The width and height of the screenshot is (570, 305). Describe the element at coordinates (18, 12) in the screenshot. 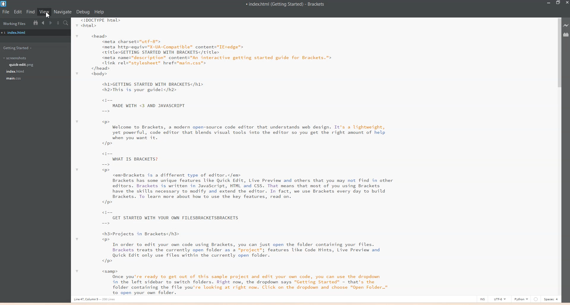

I see `Edit` at that location.